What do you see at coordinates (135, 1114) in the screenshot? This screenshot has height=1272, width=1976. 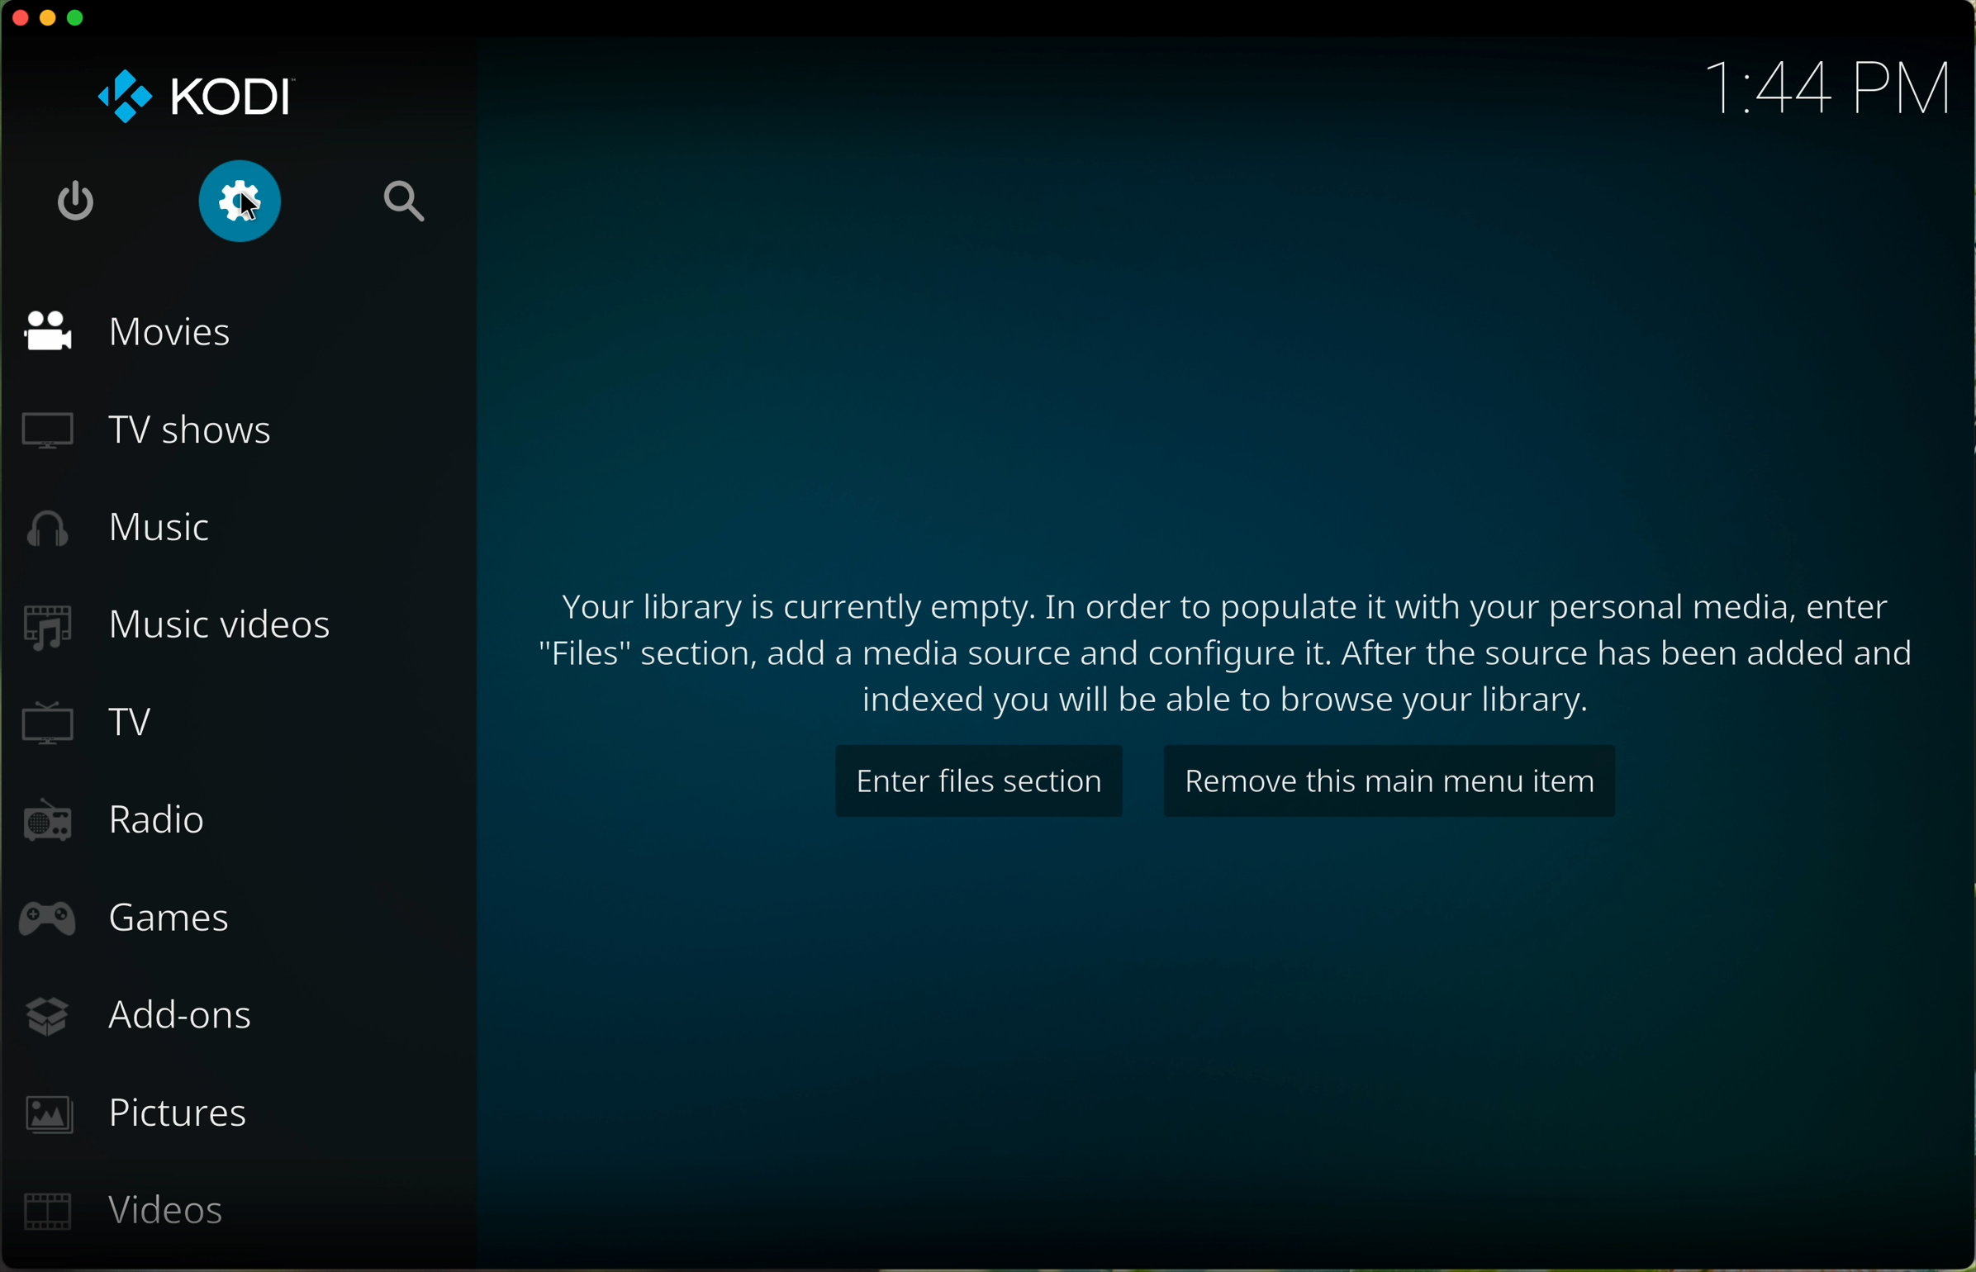 I see `pictures` at bounding box center [135, 1114].